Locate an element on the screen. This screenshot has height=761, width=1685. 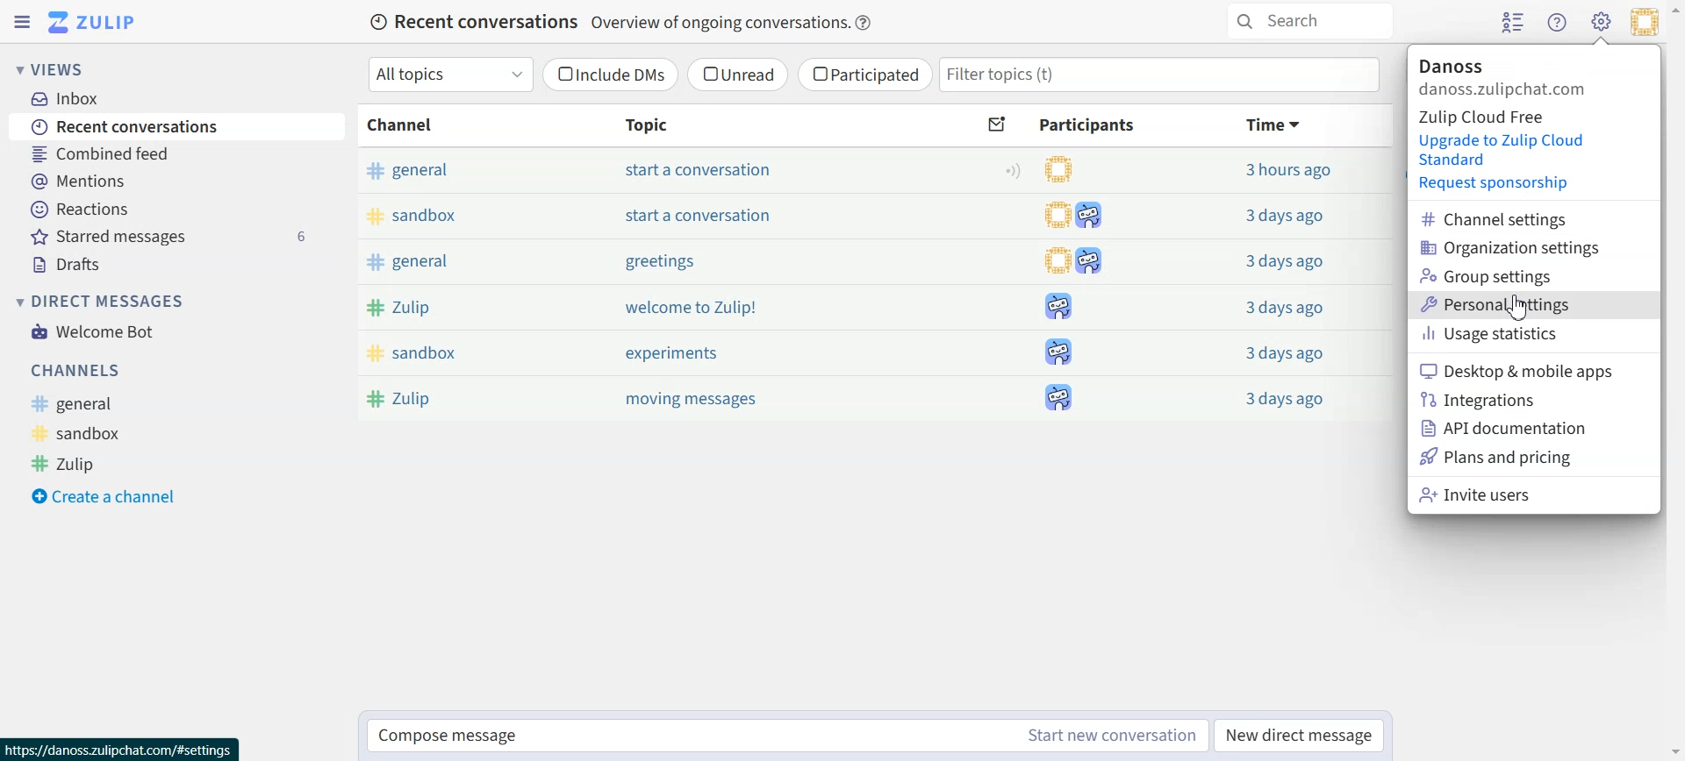
Hide Left sidebar is located at coordinates (23, 23).